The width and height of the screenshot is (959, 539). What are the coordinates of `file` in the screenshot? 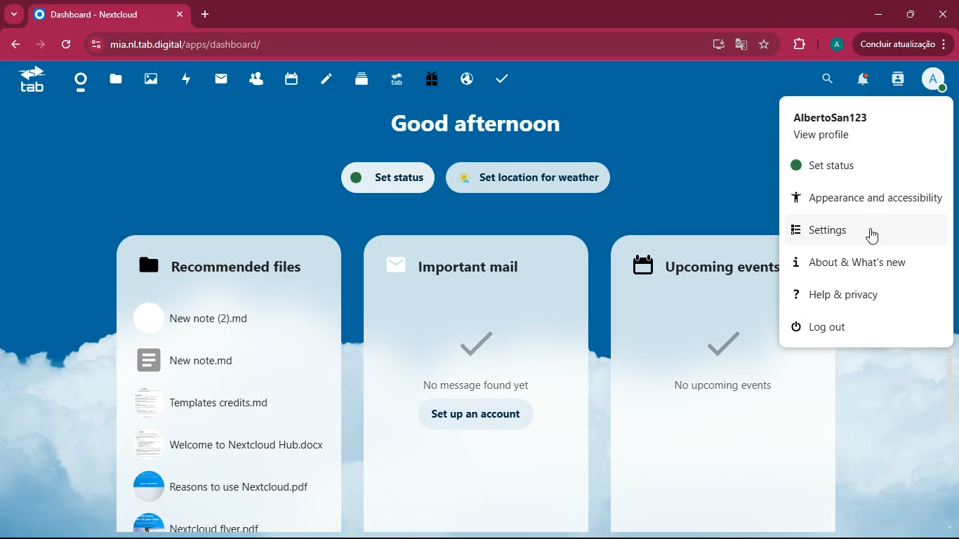 It's located at (228, 485).